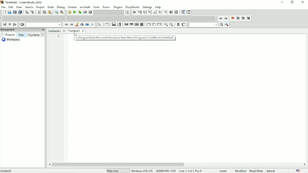 The width and height of the screenshot is (308, 173). Describe the element at coordinates (120, 165) in the screenshot. I see `Horizontal scrollbar` at that location.